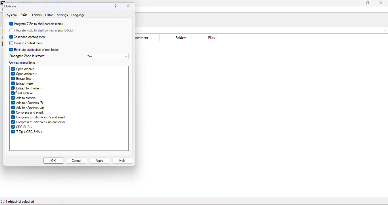 The height and width of the screenshot is (205, 388). What do you see at coordinates (11, 15) in the screenshot?
I see `system` at bounding box center [11, 15].